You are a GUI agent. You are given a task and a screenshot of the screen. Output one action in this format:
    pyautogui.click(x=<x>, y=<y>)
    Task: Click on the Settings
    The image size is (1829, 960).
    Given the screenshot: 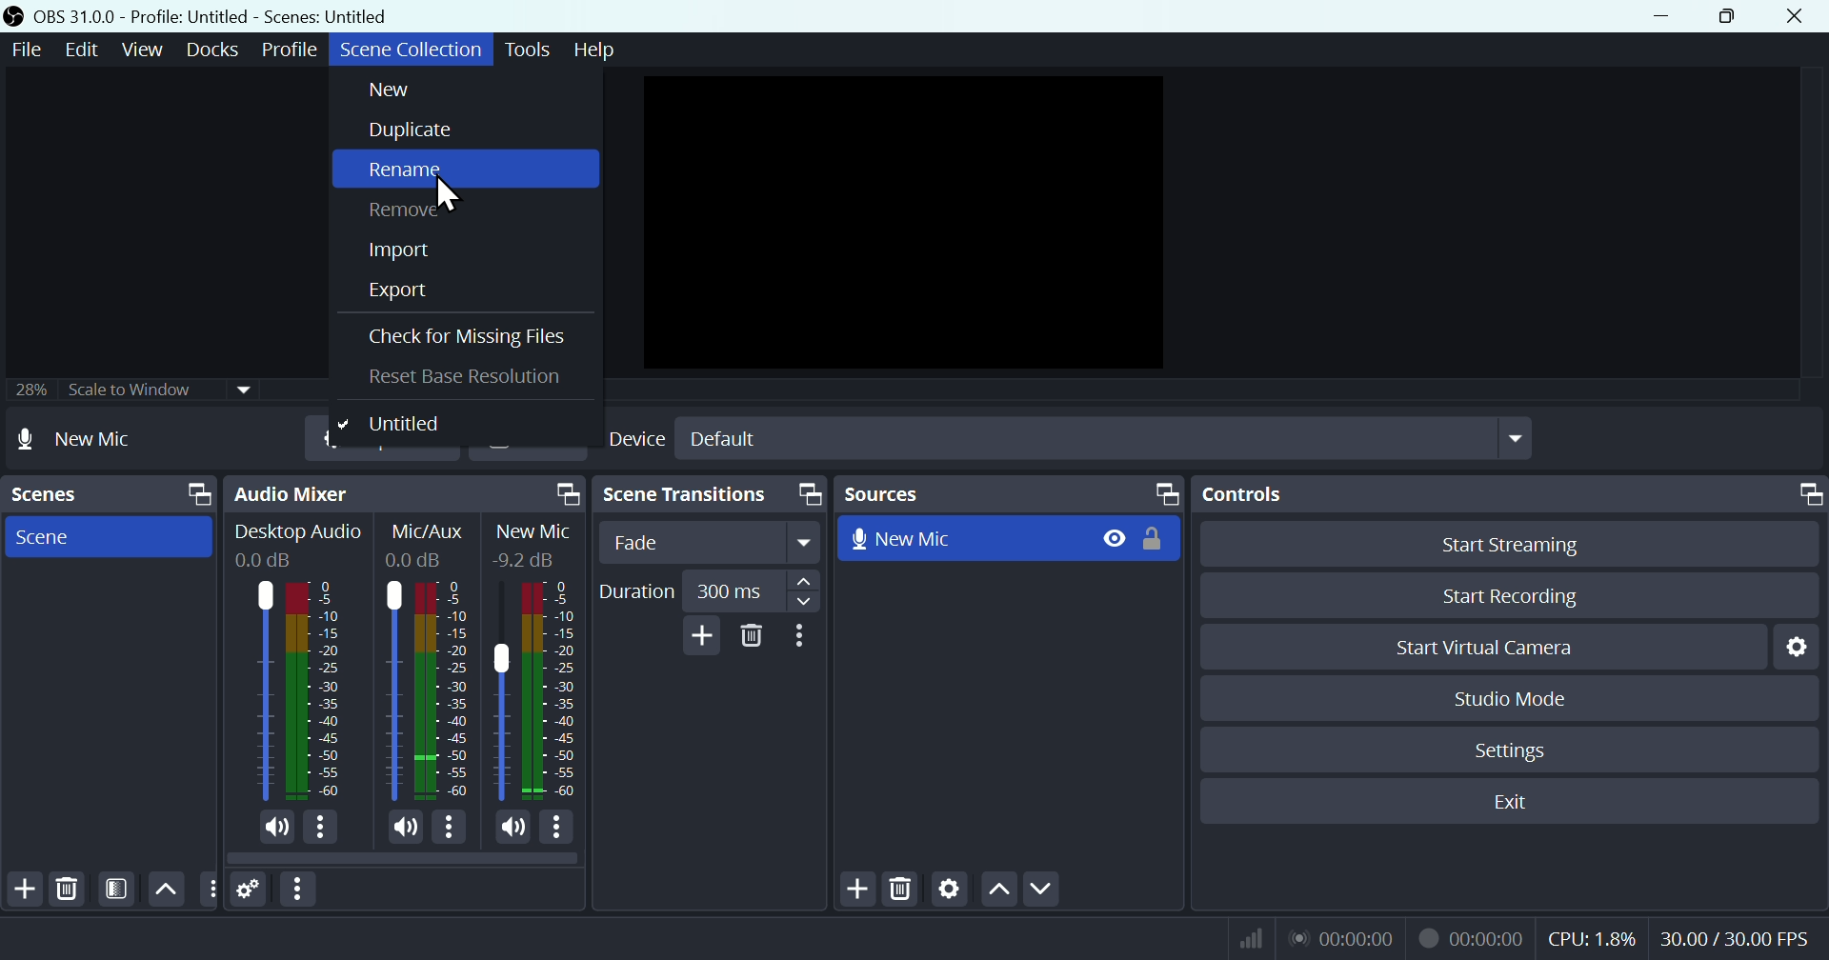 What is the action you would take?
    pyautogui.click(x=1803, y=653)
    